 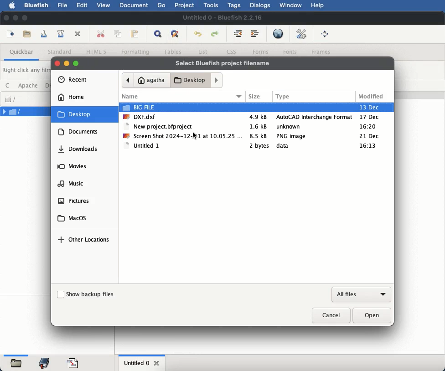 What do you see at coordinates (45, 363) in the screenshot?
I see `bookmark` at bounding box center [45, 363].